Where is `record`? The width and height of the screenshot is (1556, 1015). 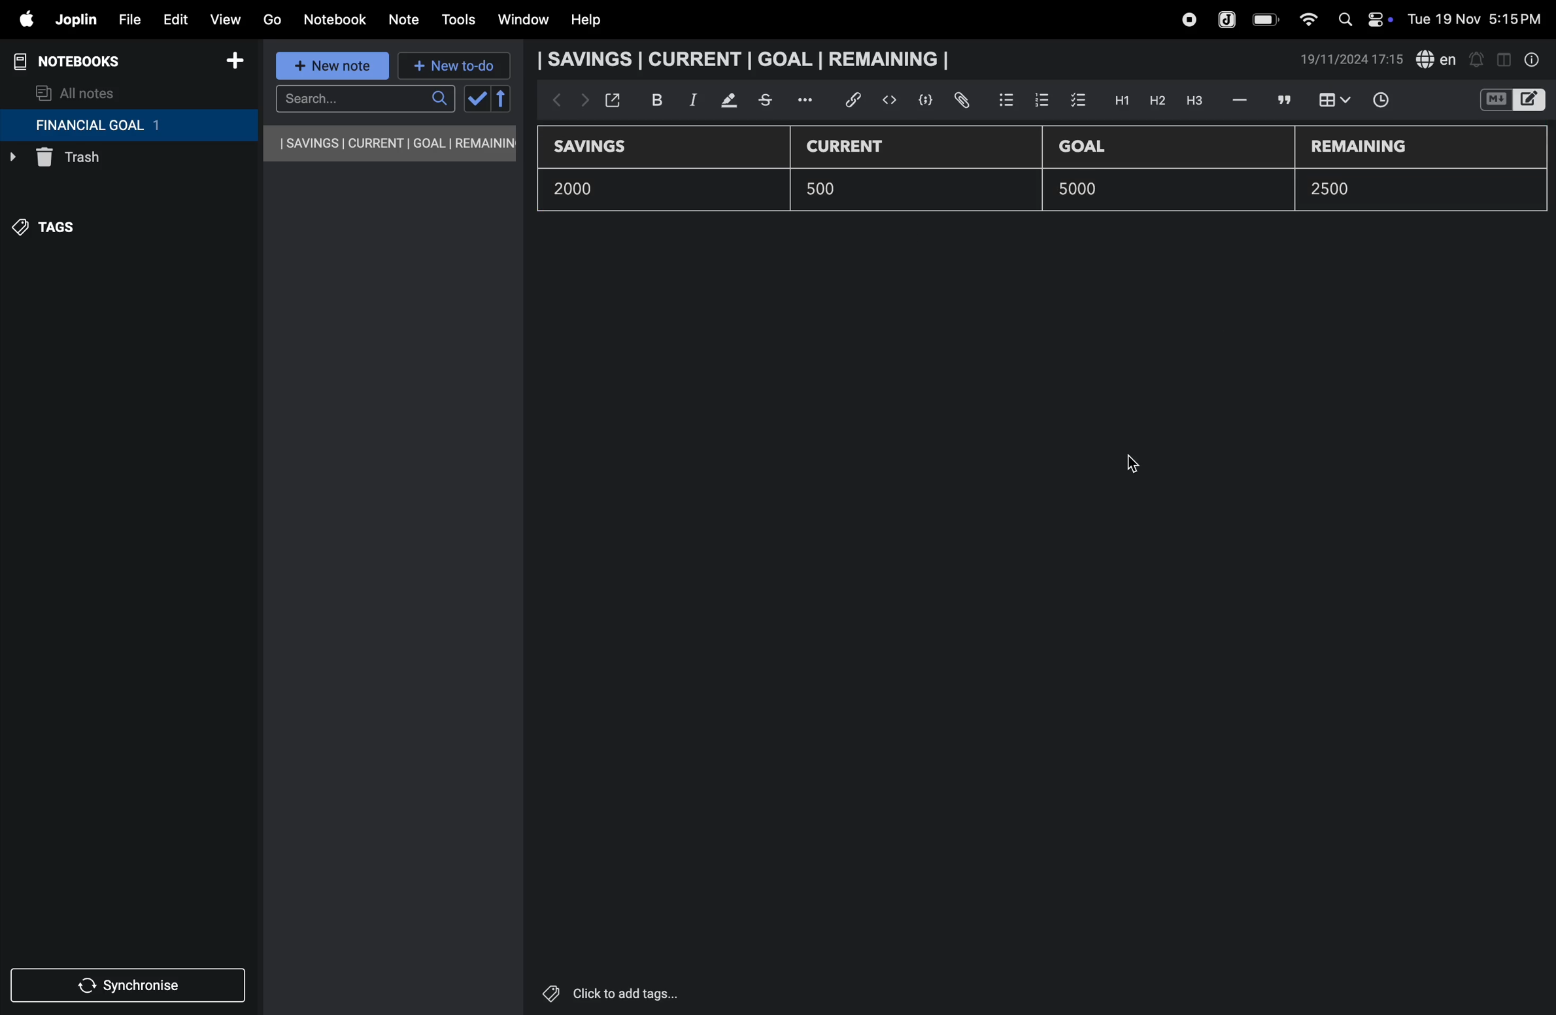 record is located at coordinates (1188, 20).